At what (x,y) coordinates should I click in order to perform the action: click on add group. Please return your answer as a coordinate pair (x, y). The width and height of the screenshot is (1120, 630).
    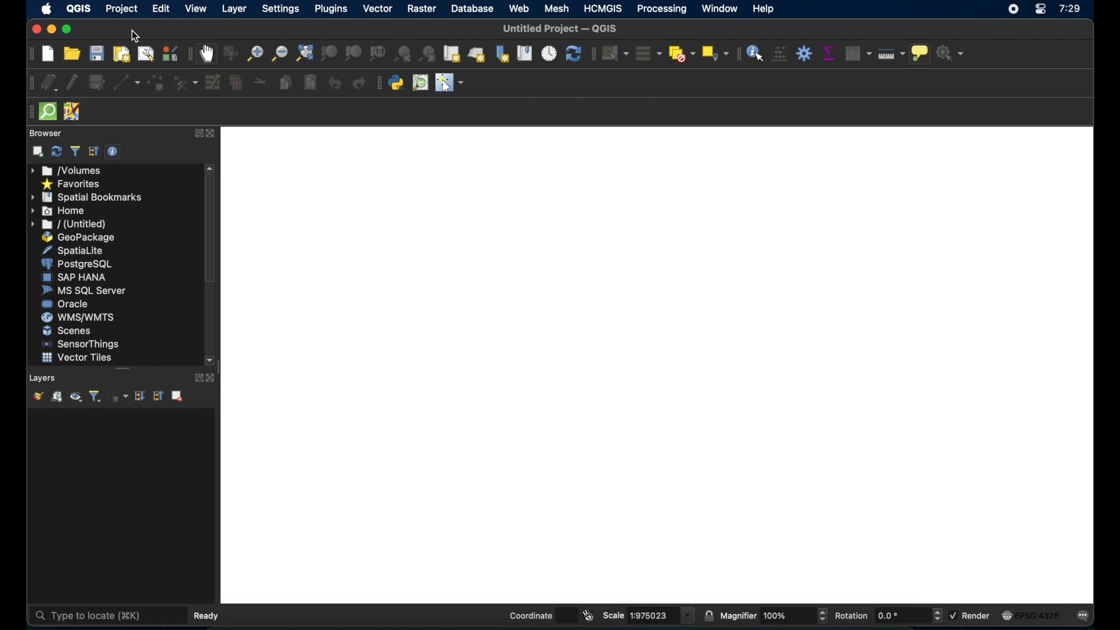
    Looking at the image, I should click on (57, 397).